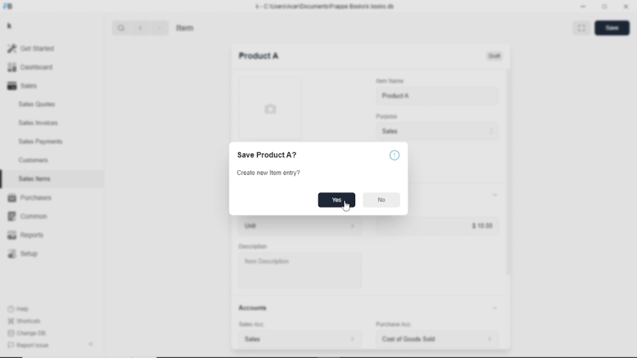 This screenshot has height=358, width=637. I want to click on Next, so click(159, 28).